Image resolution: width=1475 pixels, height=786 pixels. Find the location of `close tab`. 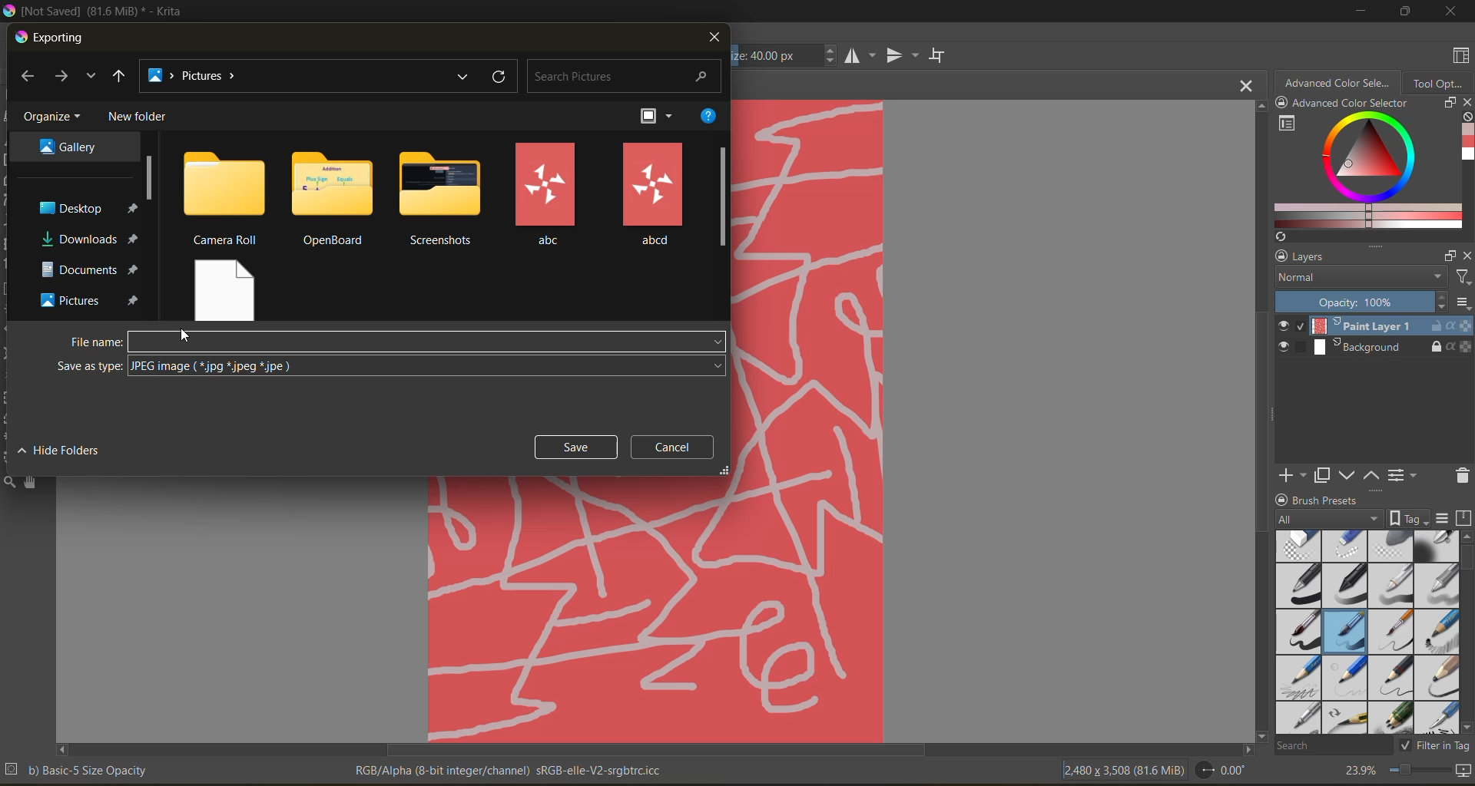

close tab is located at coordinates (1248, 84).